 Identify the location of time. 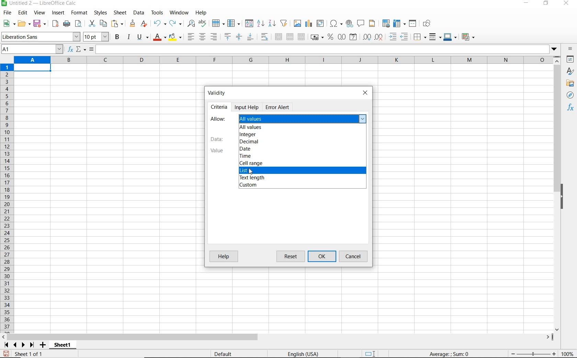
(246, 156).